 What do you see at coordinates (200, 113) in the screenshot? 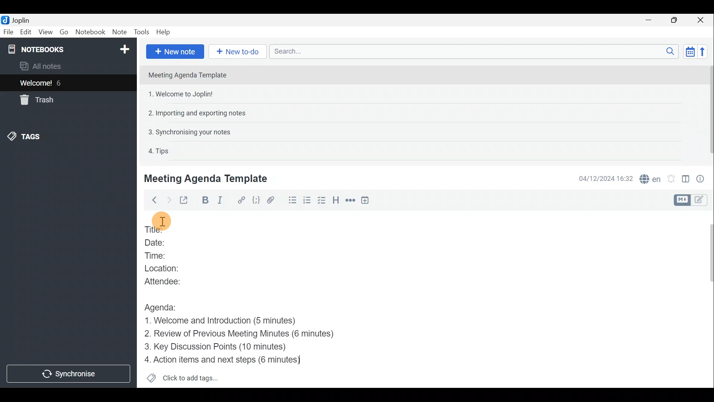
I see `2. Importing and exporting notes` at bounding box center [200, 113].